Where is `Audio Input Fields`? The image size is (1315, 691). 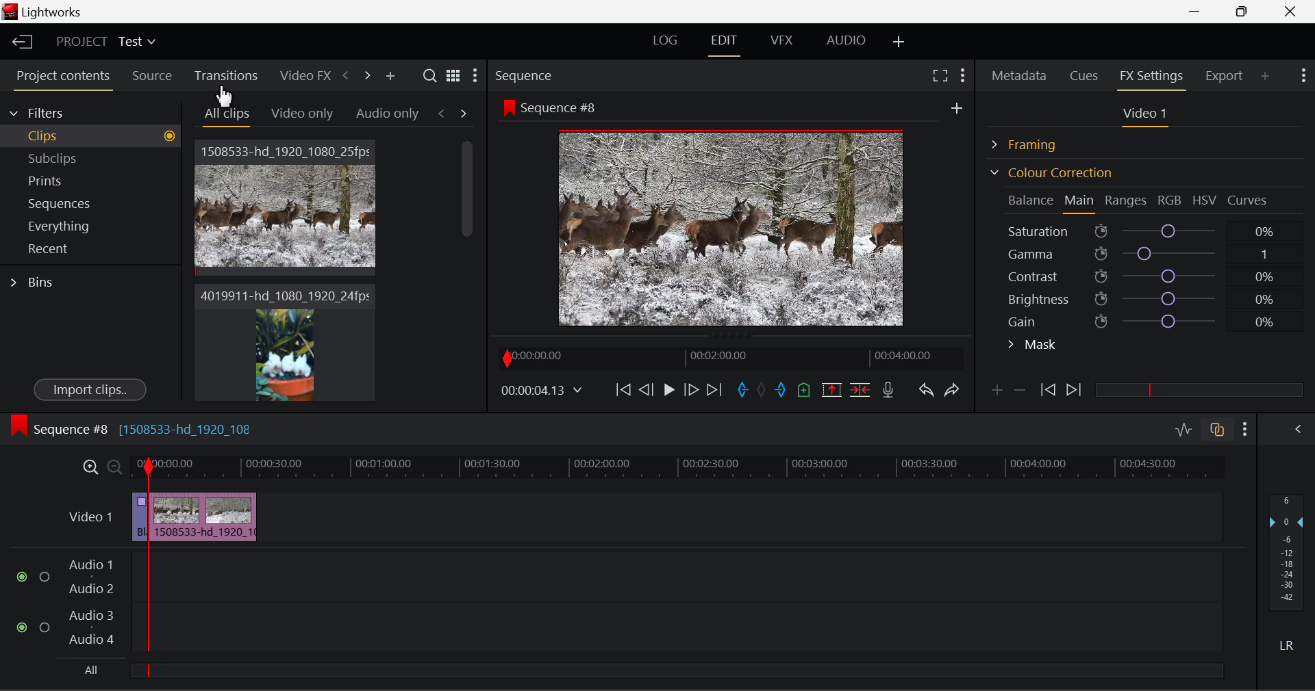
Audio Input Fields is located at coordinates (619, 603).